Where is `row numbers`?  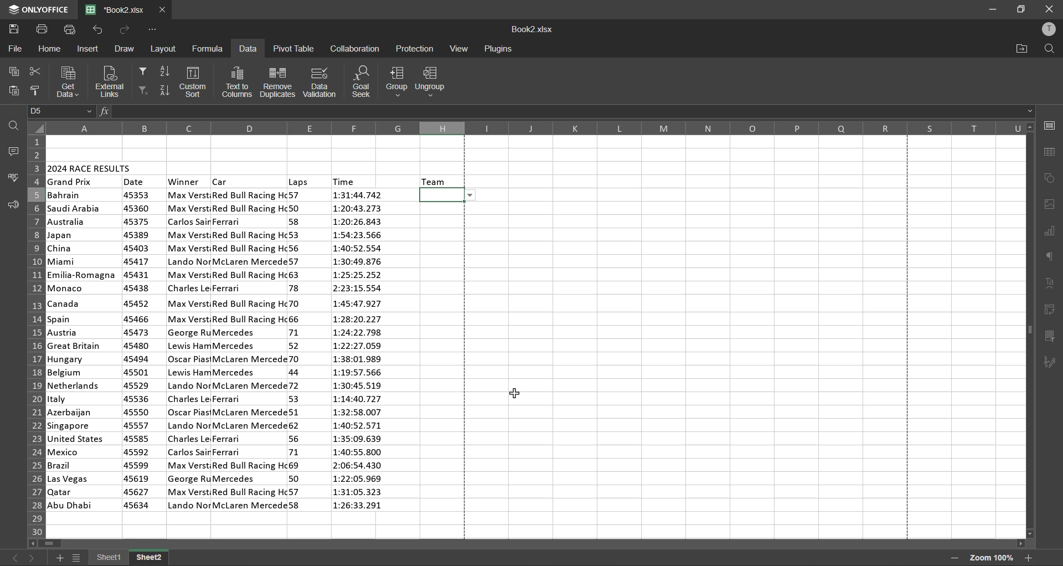 row numbers is located at coordinates (34, 335).